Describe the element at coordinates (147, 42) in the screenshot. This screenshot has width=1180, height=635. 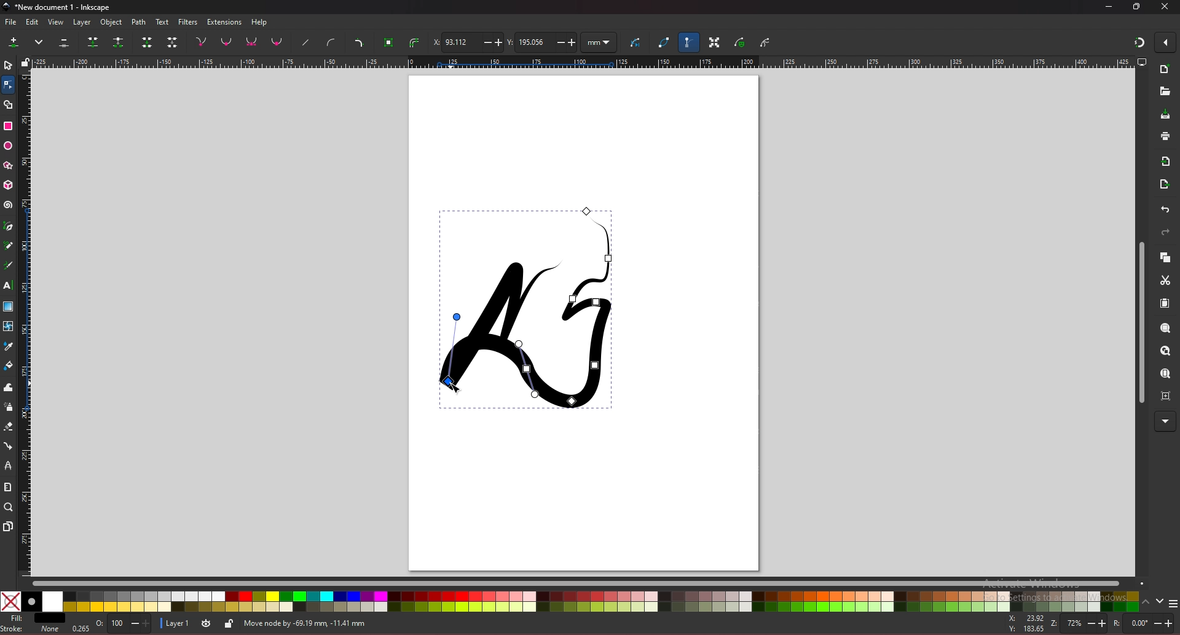
I see `join selected endnode` at that location.